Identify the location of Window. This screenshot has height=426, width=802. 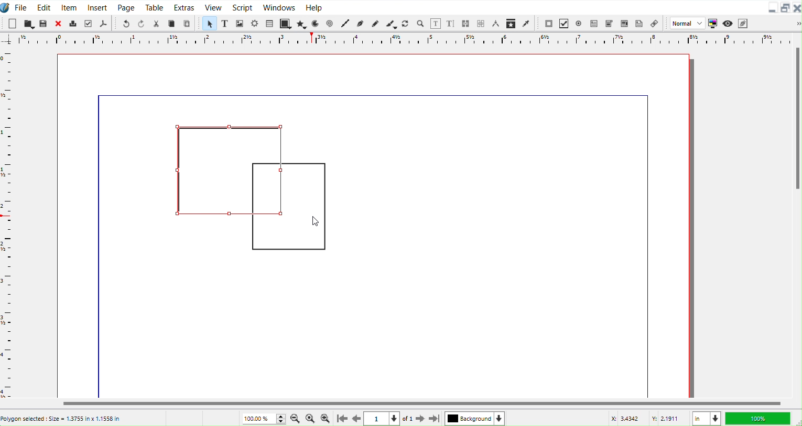
(279, 7).